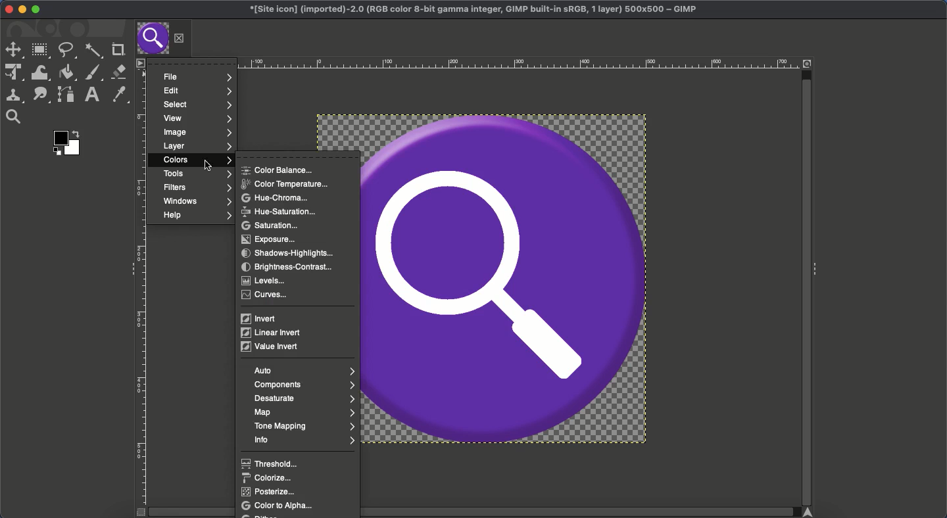 The image size is (947, 518). I want to click on Maginfy, so click(12, 116).